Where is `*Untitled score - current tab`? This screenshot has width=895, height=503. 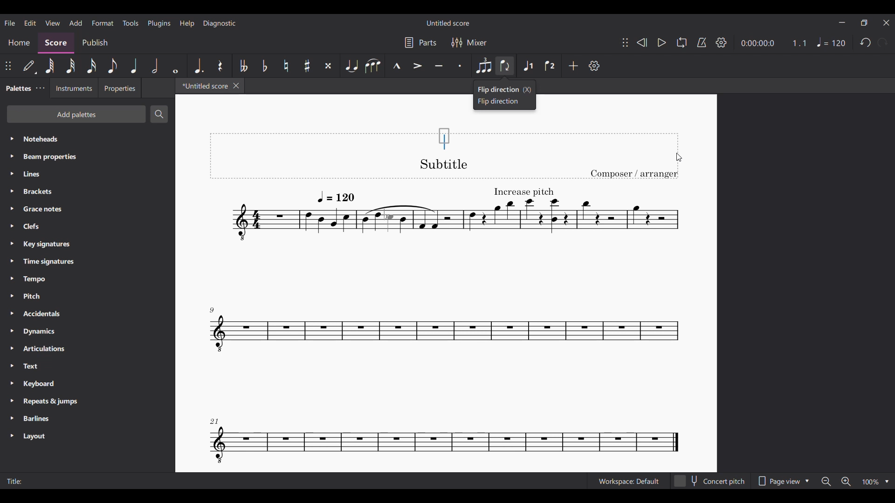 *Untitled score - current tab is located at coordinates (203, 86).